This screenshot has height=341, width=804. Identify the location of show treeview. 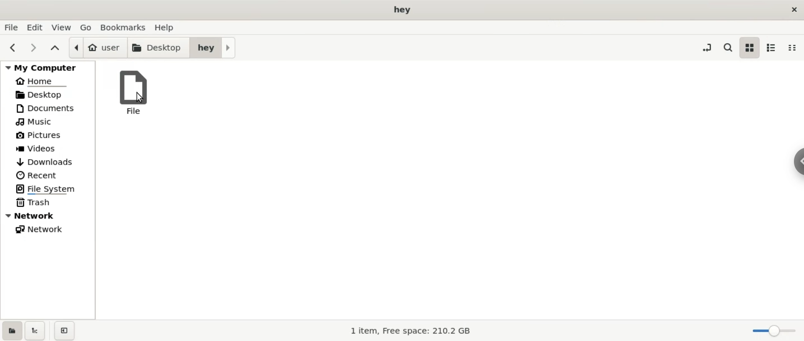
(37, 331).